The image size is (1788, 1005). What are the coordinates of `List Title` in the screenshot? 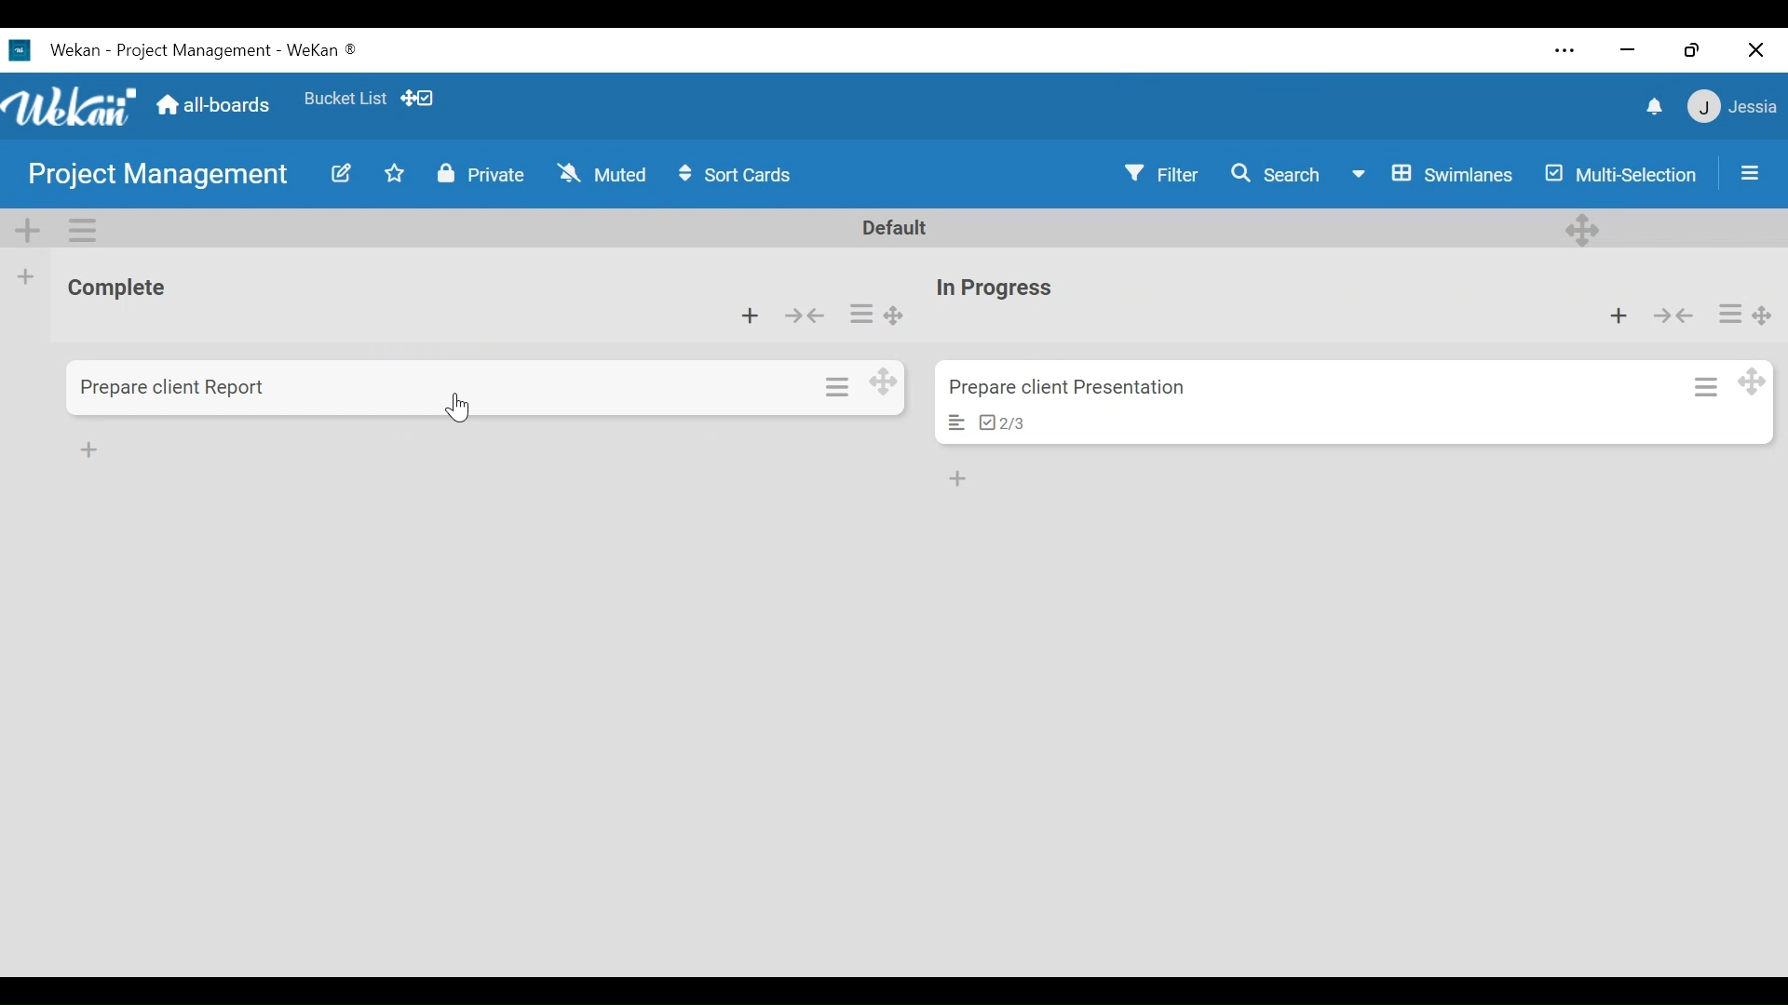 It's located at (115, 288).